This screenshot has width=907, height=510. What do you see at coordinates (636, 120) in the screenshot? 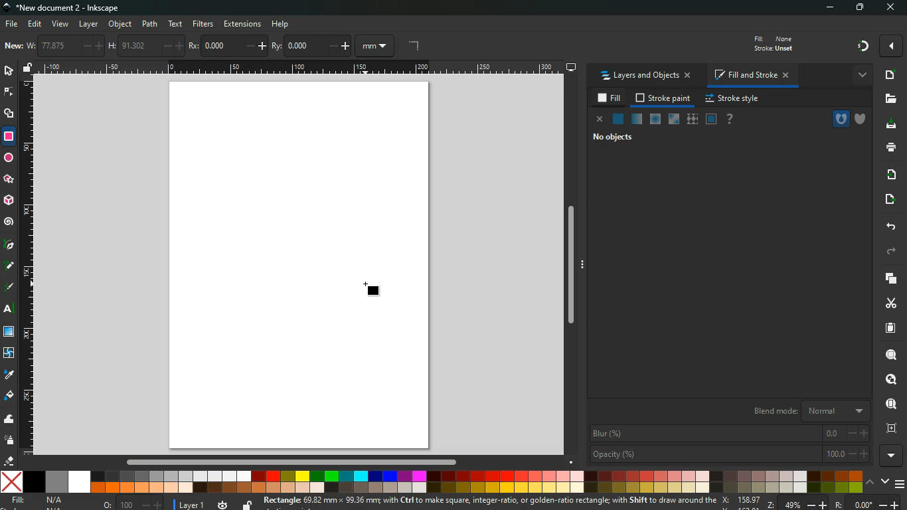
I see `opacity` at bounding box center [636, 120].